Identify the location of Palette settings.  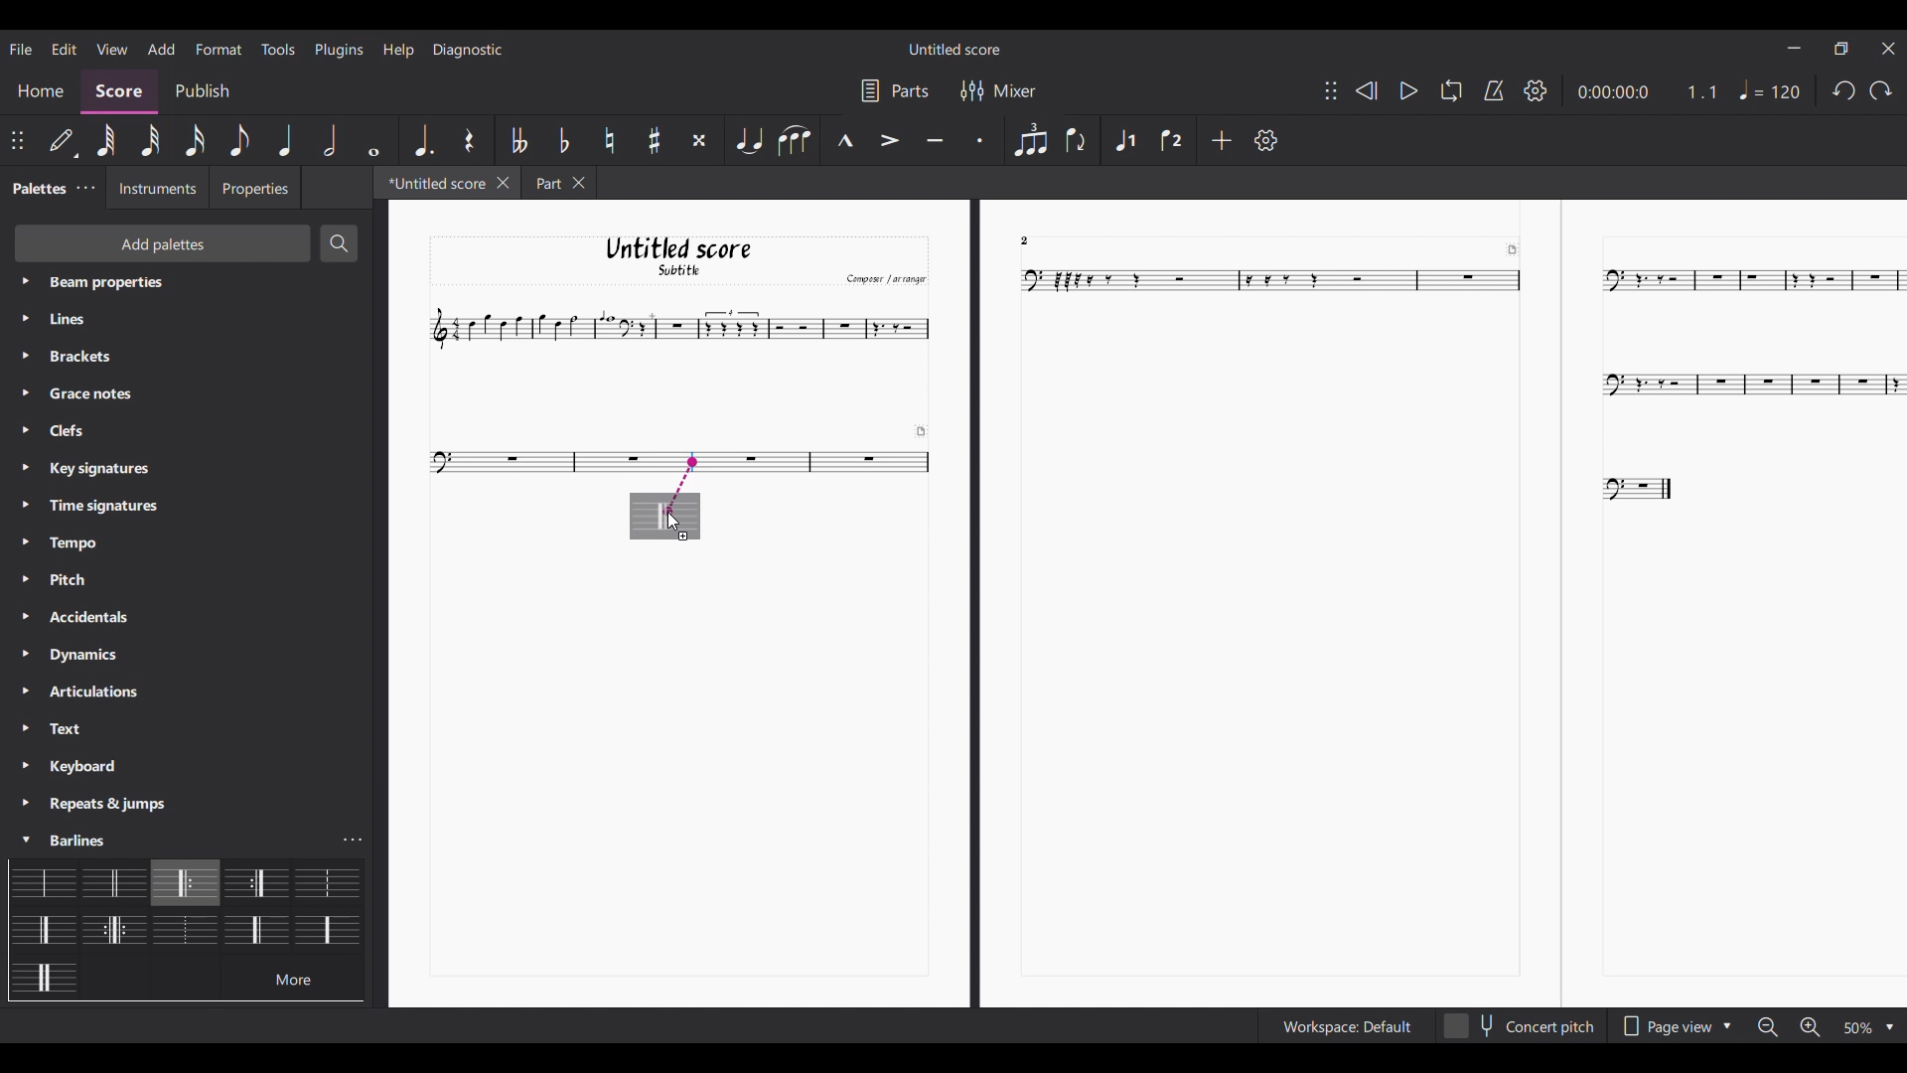
(85, 188).